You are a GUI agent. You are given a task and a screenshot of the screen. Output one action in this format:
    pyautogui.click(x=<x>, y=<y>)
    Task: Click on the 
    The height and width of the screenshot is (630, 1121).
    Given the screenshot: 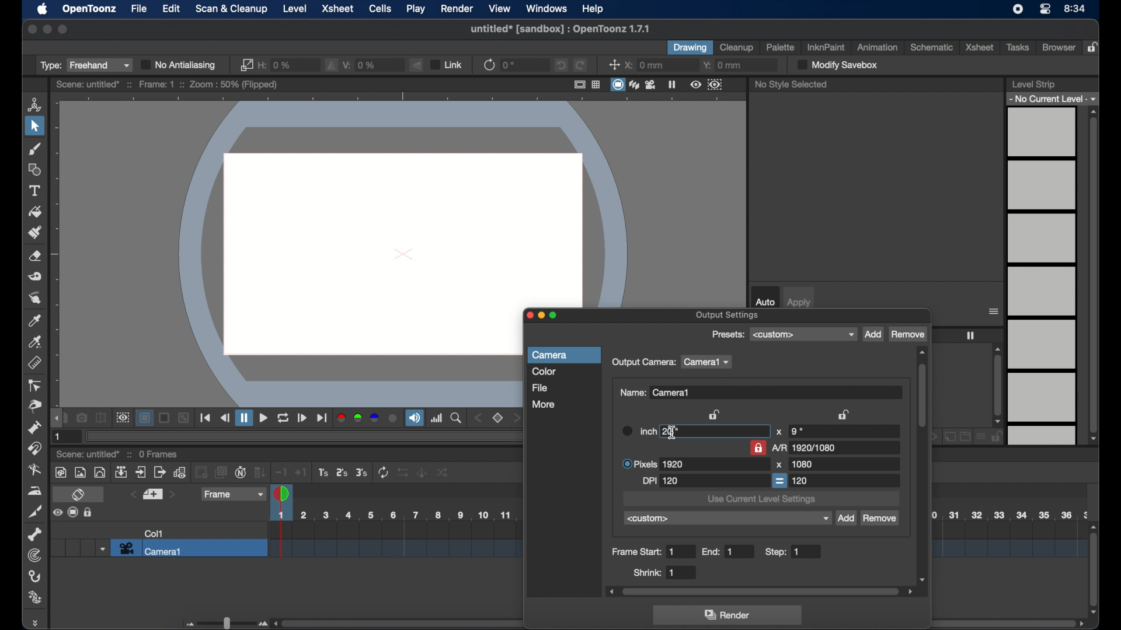 What is the action you would take?
    pyautogui.click(x=81, y=474)
    